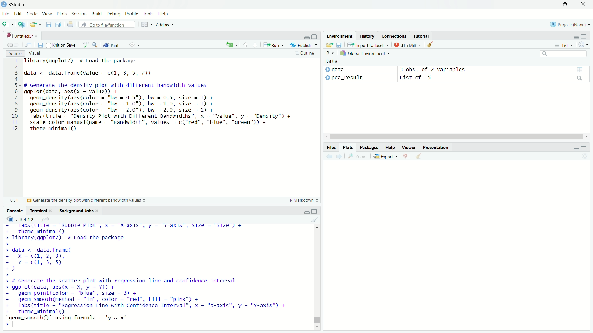 The width and height of the screenshot is (593, 333). What do you see at coordinates (576, 149) in the screenshot?
I see `minimize` at bounding box center [576, 149].